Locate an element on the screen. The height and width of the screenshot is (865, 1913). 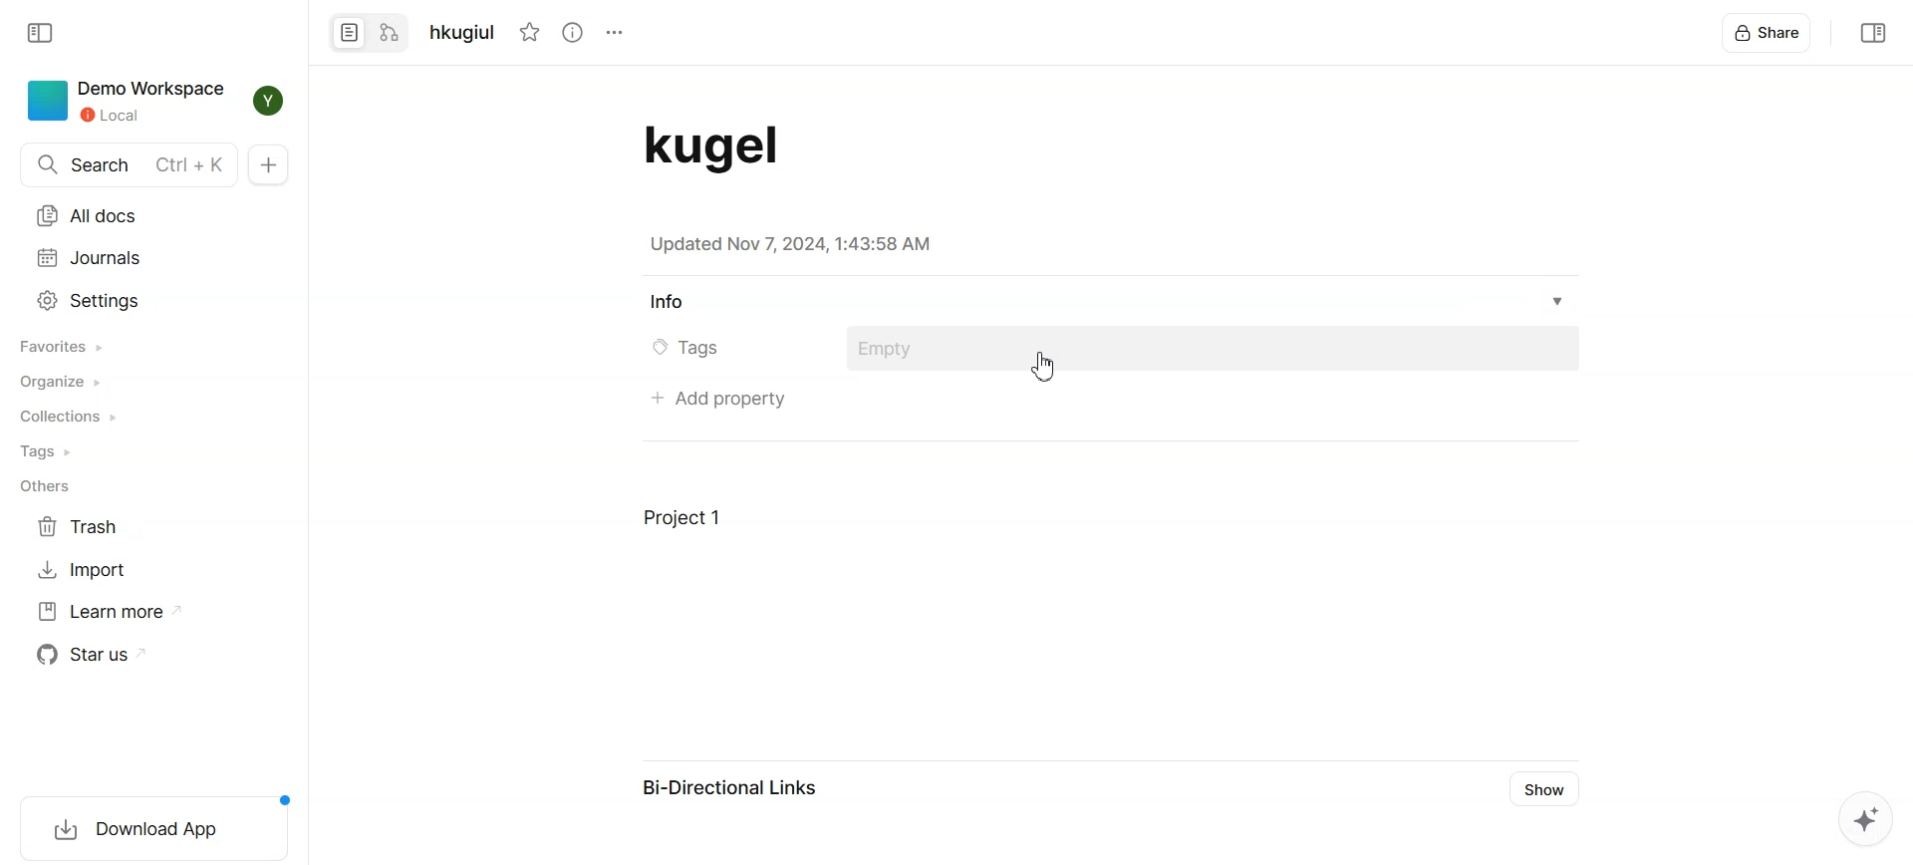
Collections is located at coordinates (67, 418).